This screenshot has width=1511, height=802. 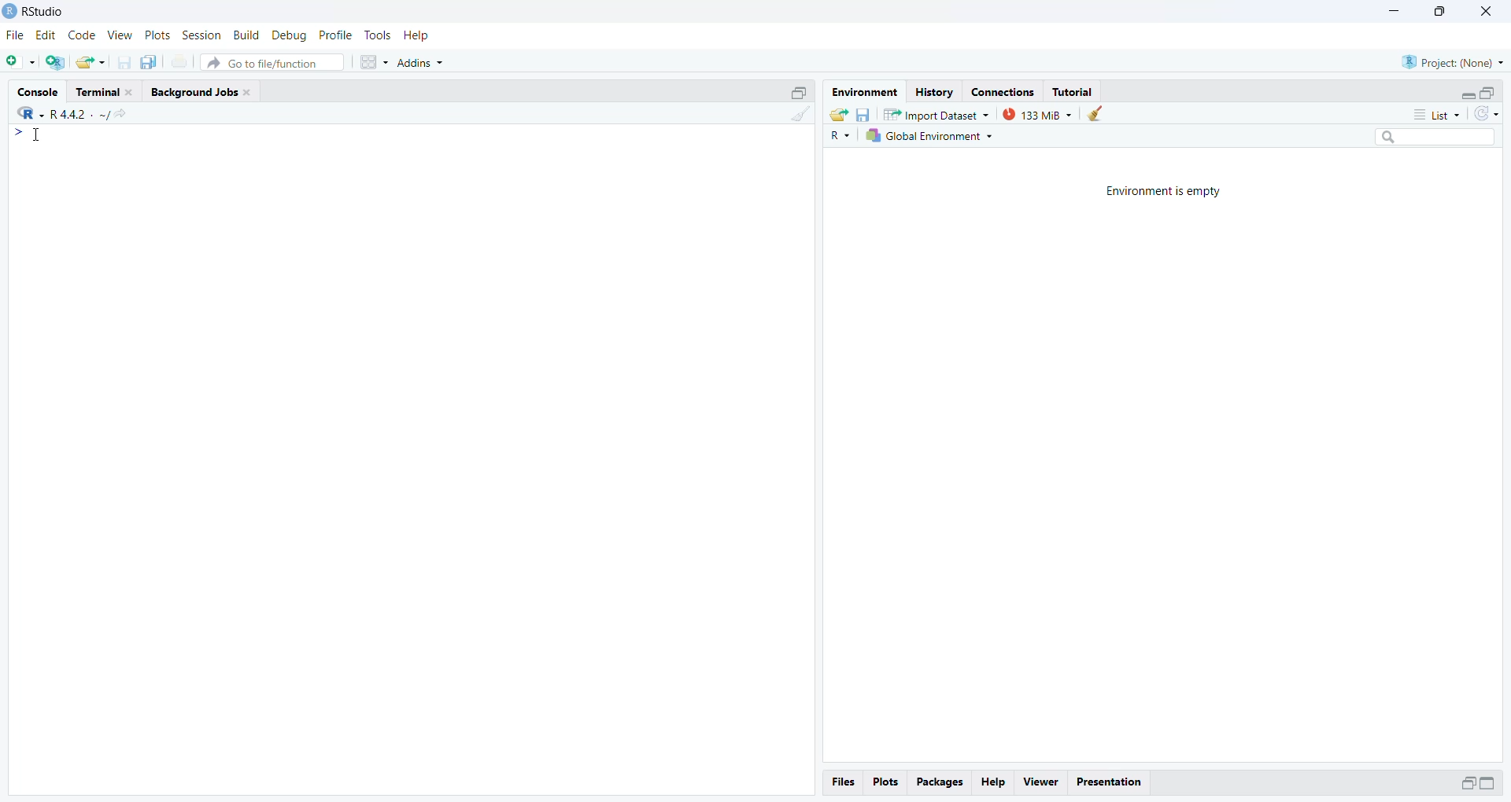 I want to click on Connections, so click(x=1003, y=92).